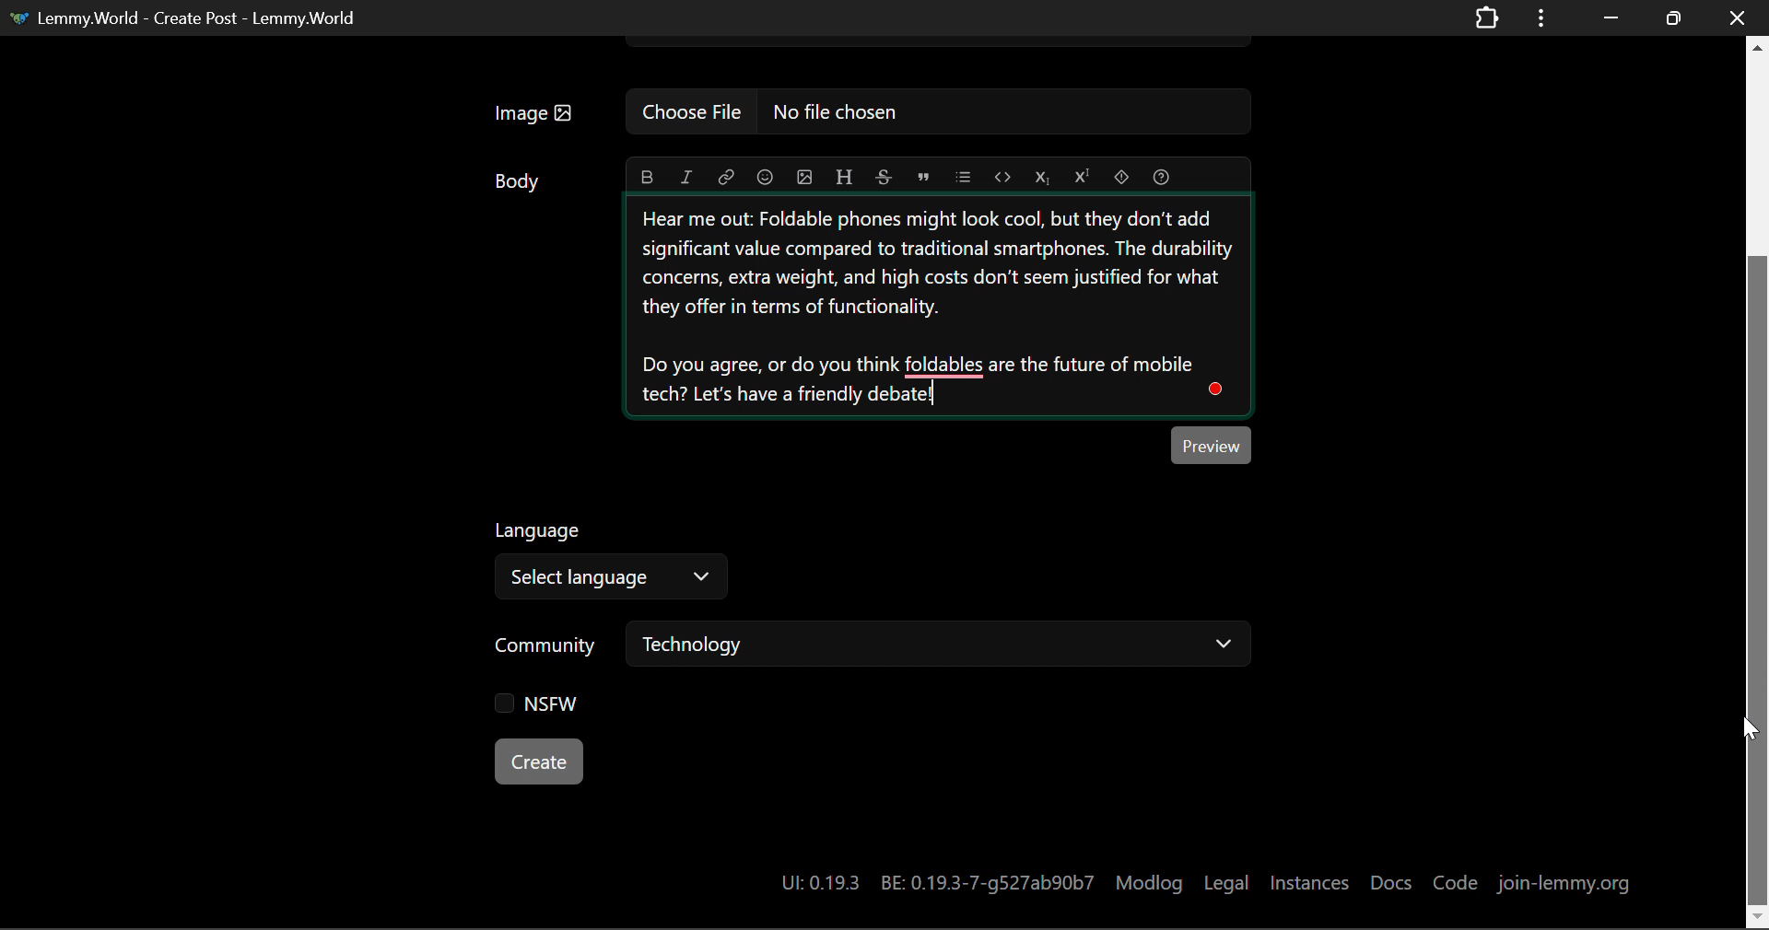 Image resolution: width=1769 pixels, height=930 pixels. I want to click on DRAG_TO Cursor Position, so click(1756, 737).